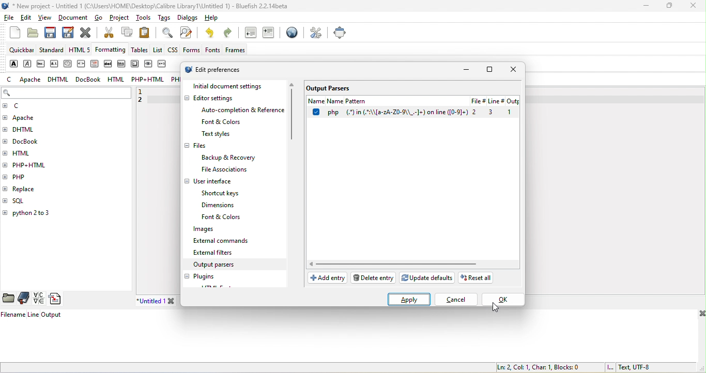  Describe the element at coordinates (142, 18) in the screenshot. I see `tools` at that location.